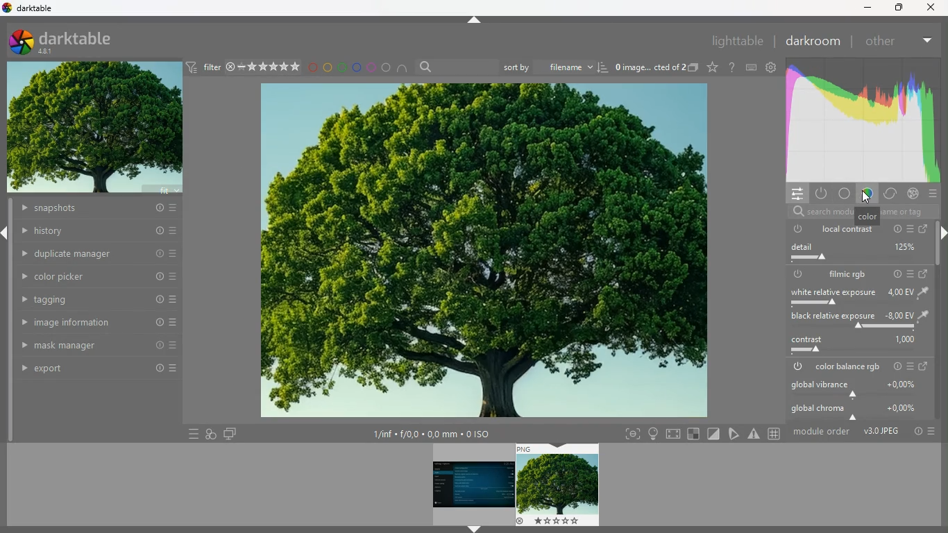 The height and width of the screenshot is (533, 948). I want to click on less, so click(925, 38).